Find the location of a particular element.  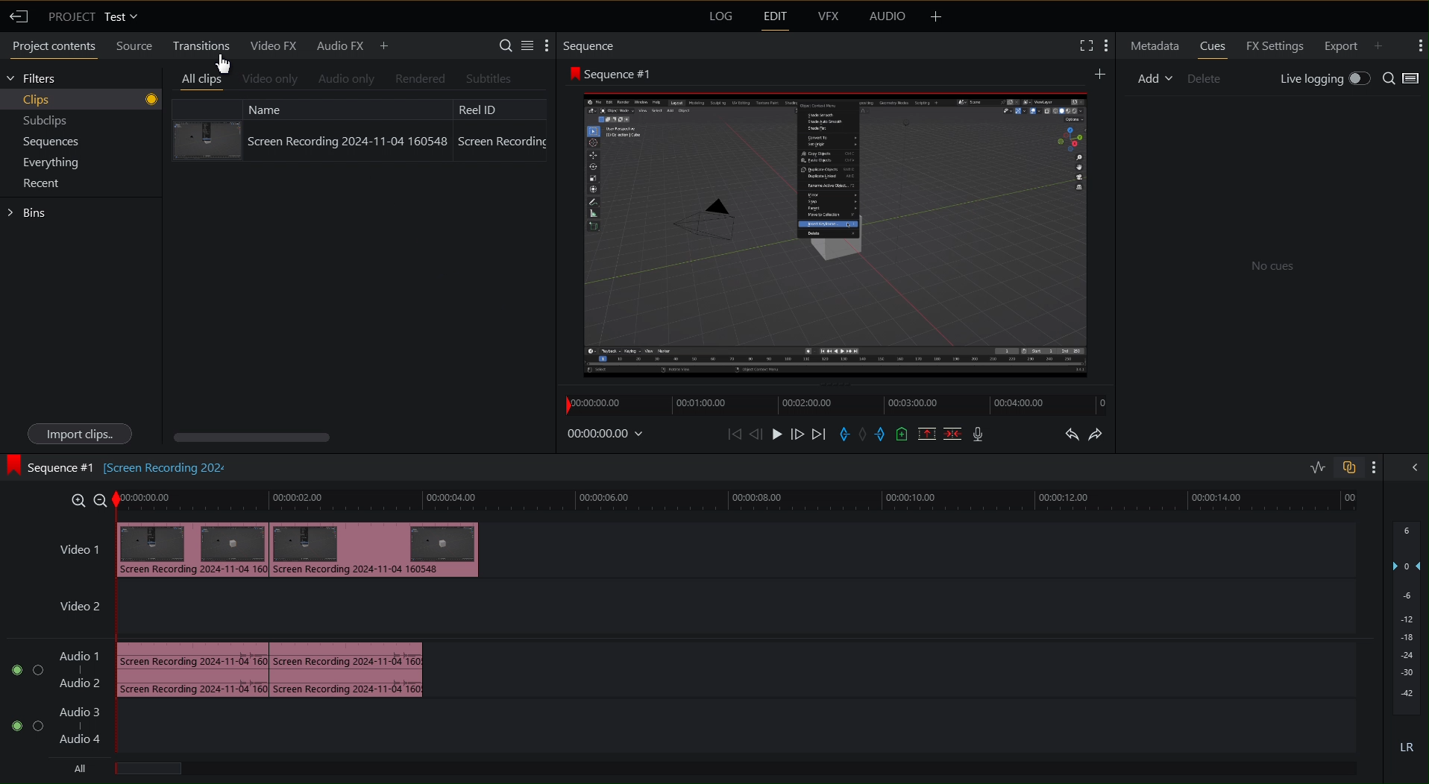

Timeline is located at coordinates (834, 405).